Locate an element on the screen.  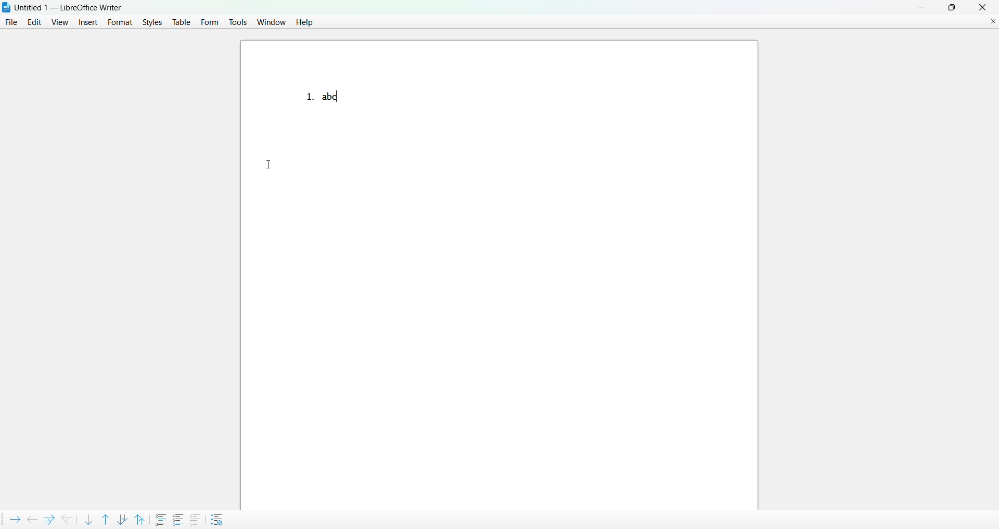
format is located at coordinates (118, 22).